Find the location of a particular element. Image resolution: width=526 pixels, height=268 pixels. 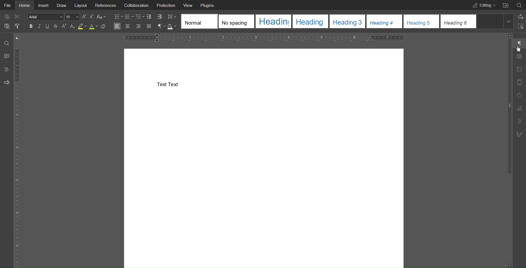

Vertical Ruler is located at coordinates (18, 156).